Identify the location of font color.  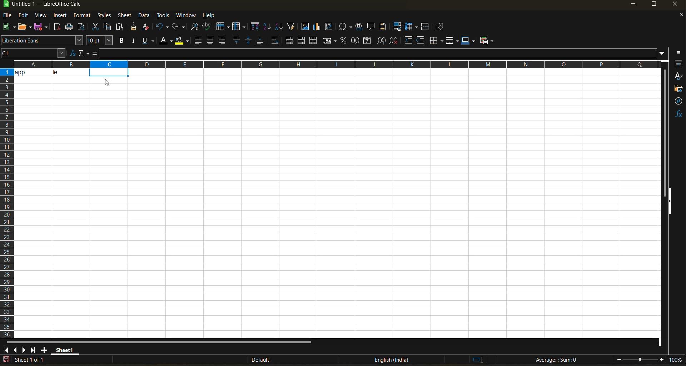
(168, 40).